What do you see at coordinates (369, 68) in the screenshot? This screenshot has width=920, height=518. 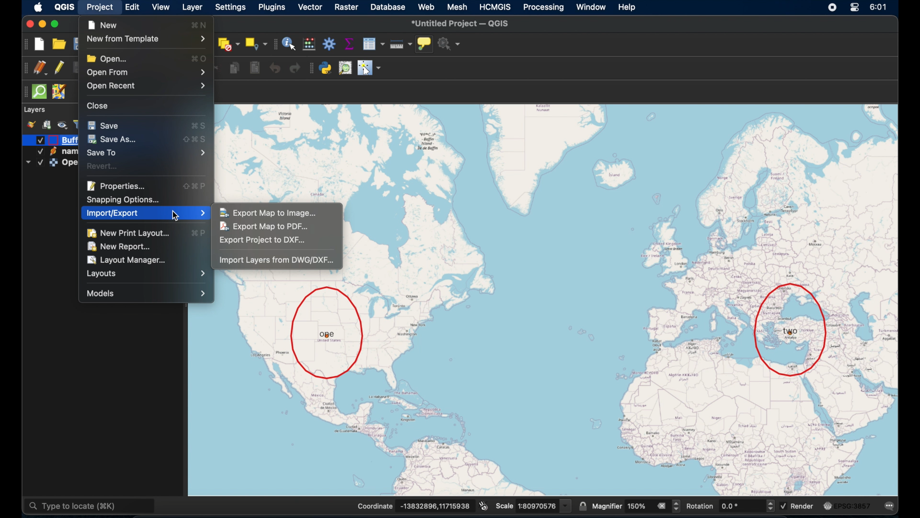 I see `switches mouse to configurable pointer` at bounding box center [369, 68].